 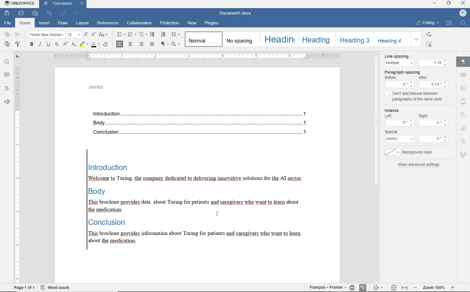 I want to click on feedback & support, so click(x=7, y=102).